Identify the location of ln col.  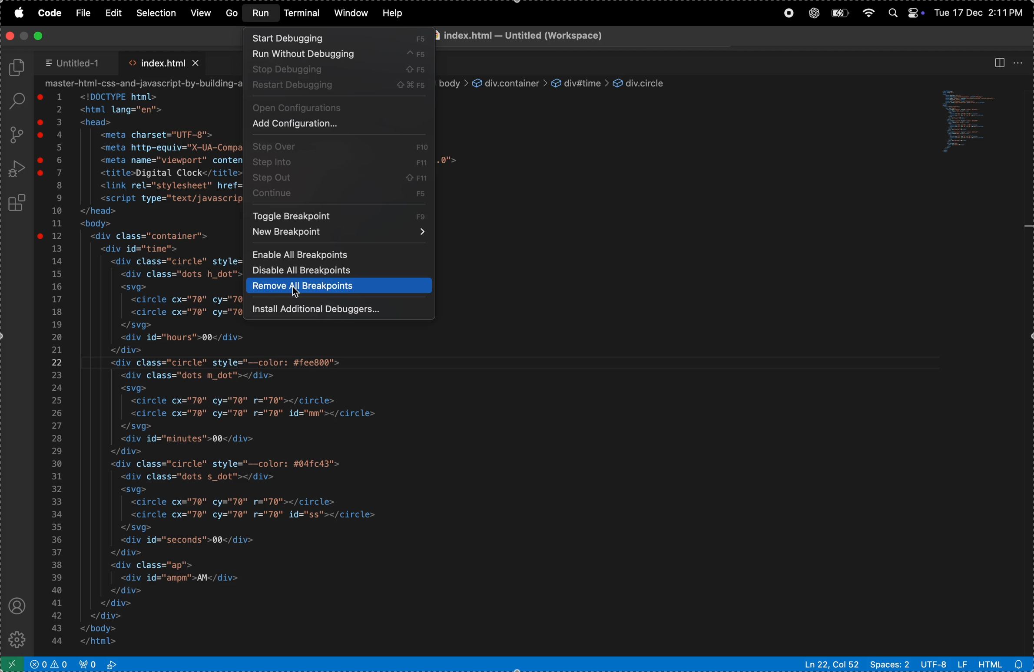
(832, 664).